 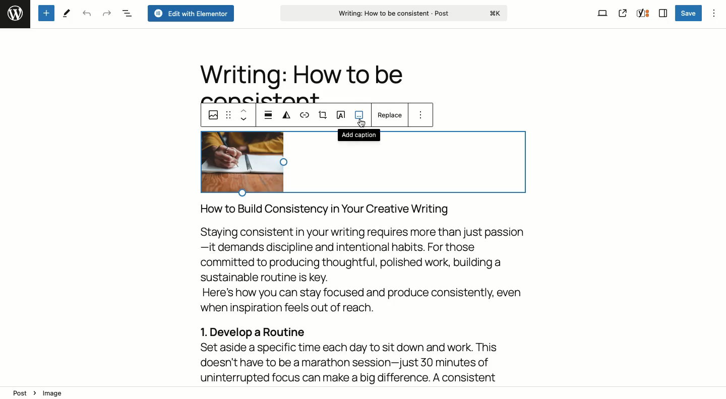 What do you see at coordinates (358, 134) in the screenshot?
I see `Add caption` at bounding box center [358, 134].